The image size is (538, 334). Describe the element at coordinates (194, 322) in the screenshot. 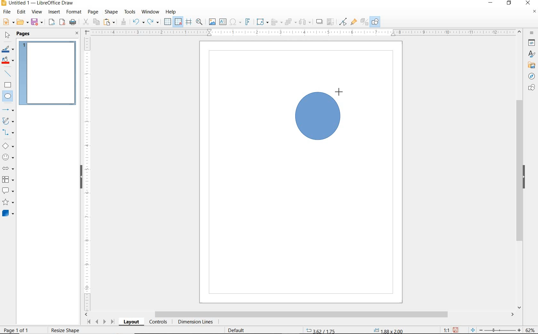

I see `DIMENSION LINES` at that location.